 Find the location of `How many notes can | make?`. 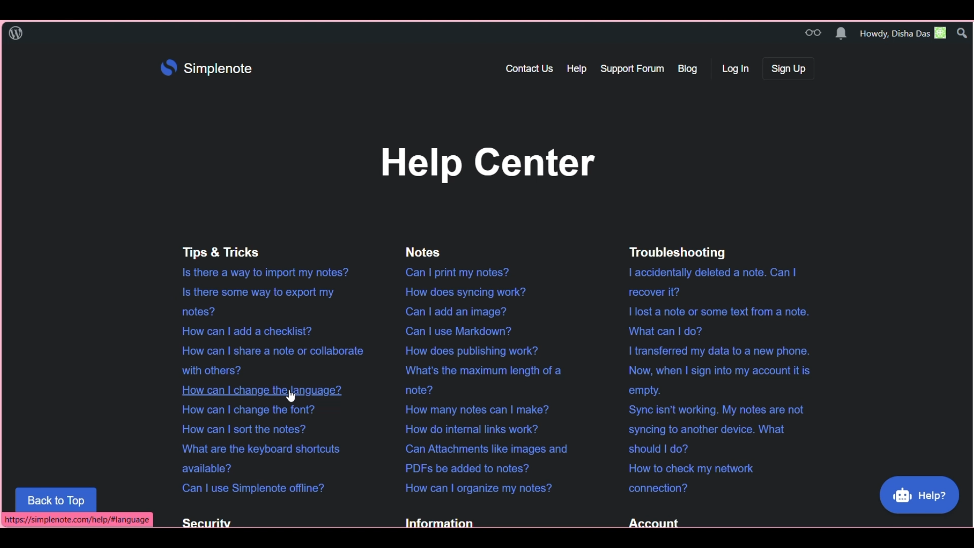

How many notes can | make? is located at coordinates (472, 409).